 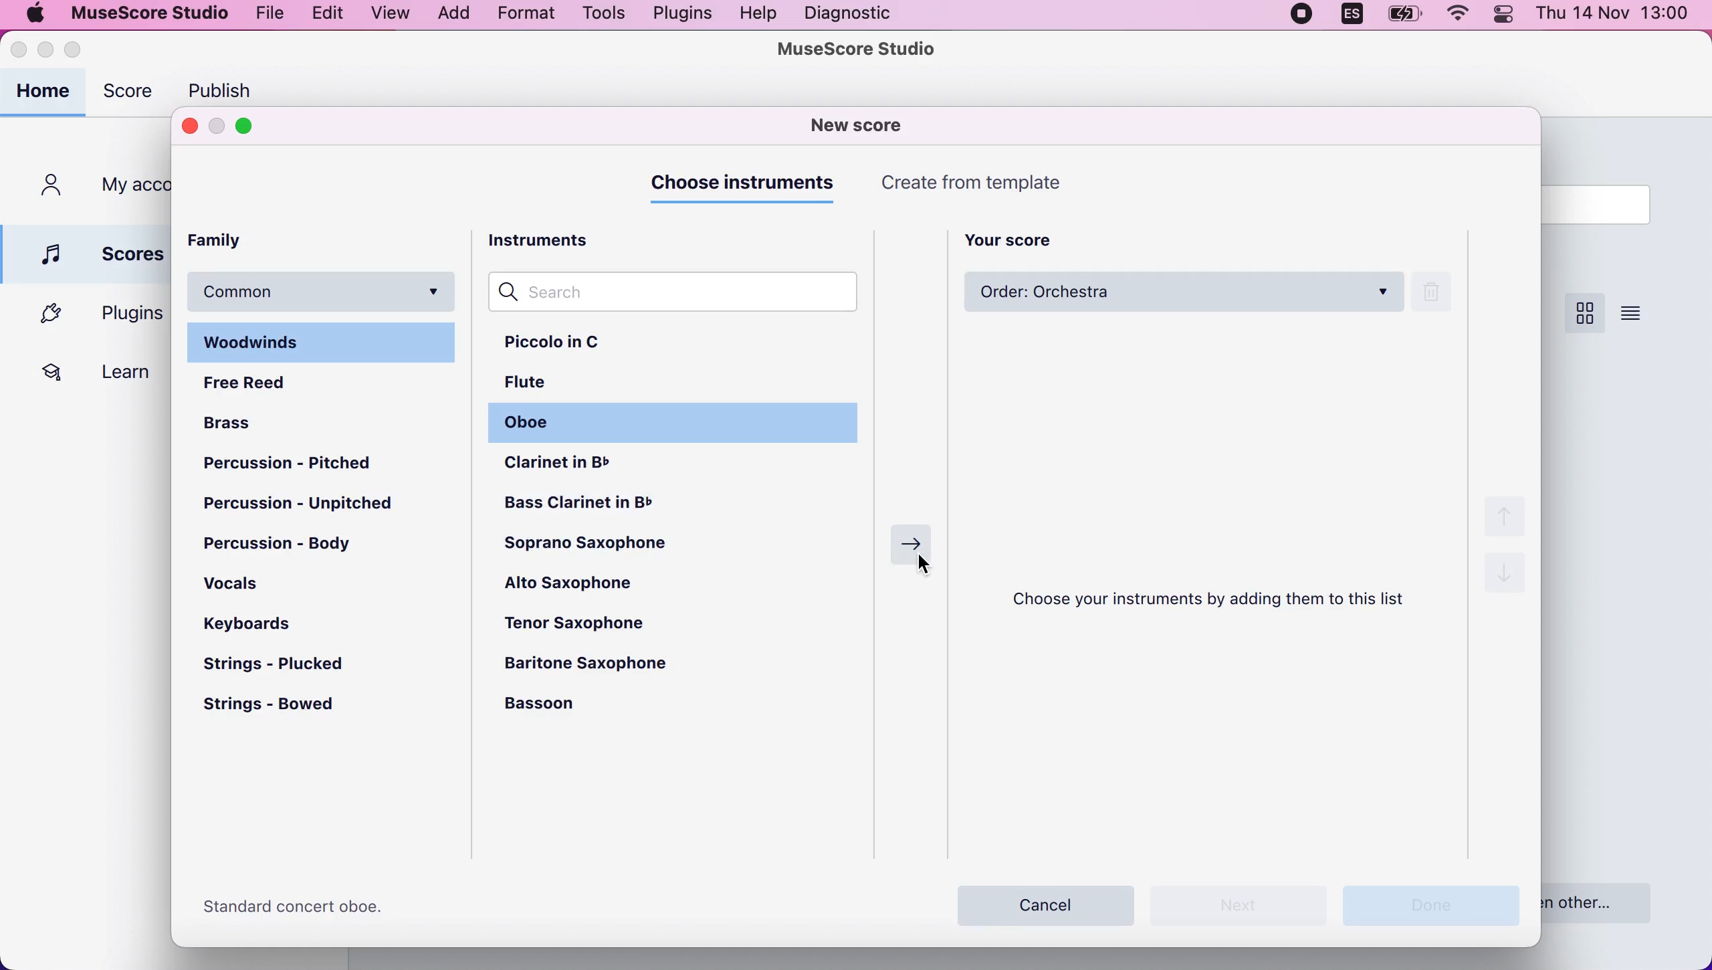 What do you see at coordinates (189, 127) in the screenshot?
I see `close` at bounding box center [189, 127].